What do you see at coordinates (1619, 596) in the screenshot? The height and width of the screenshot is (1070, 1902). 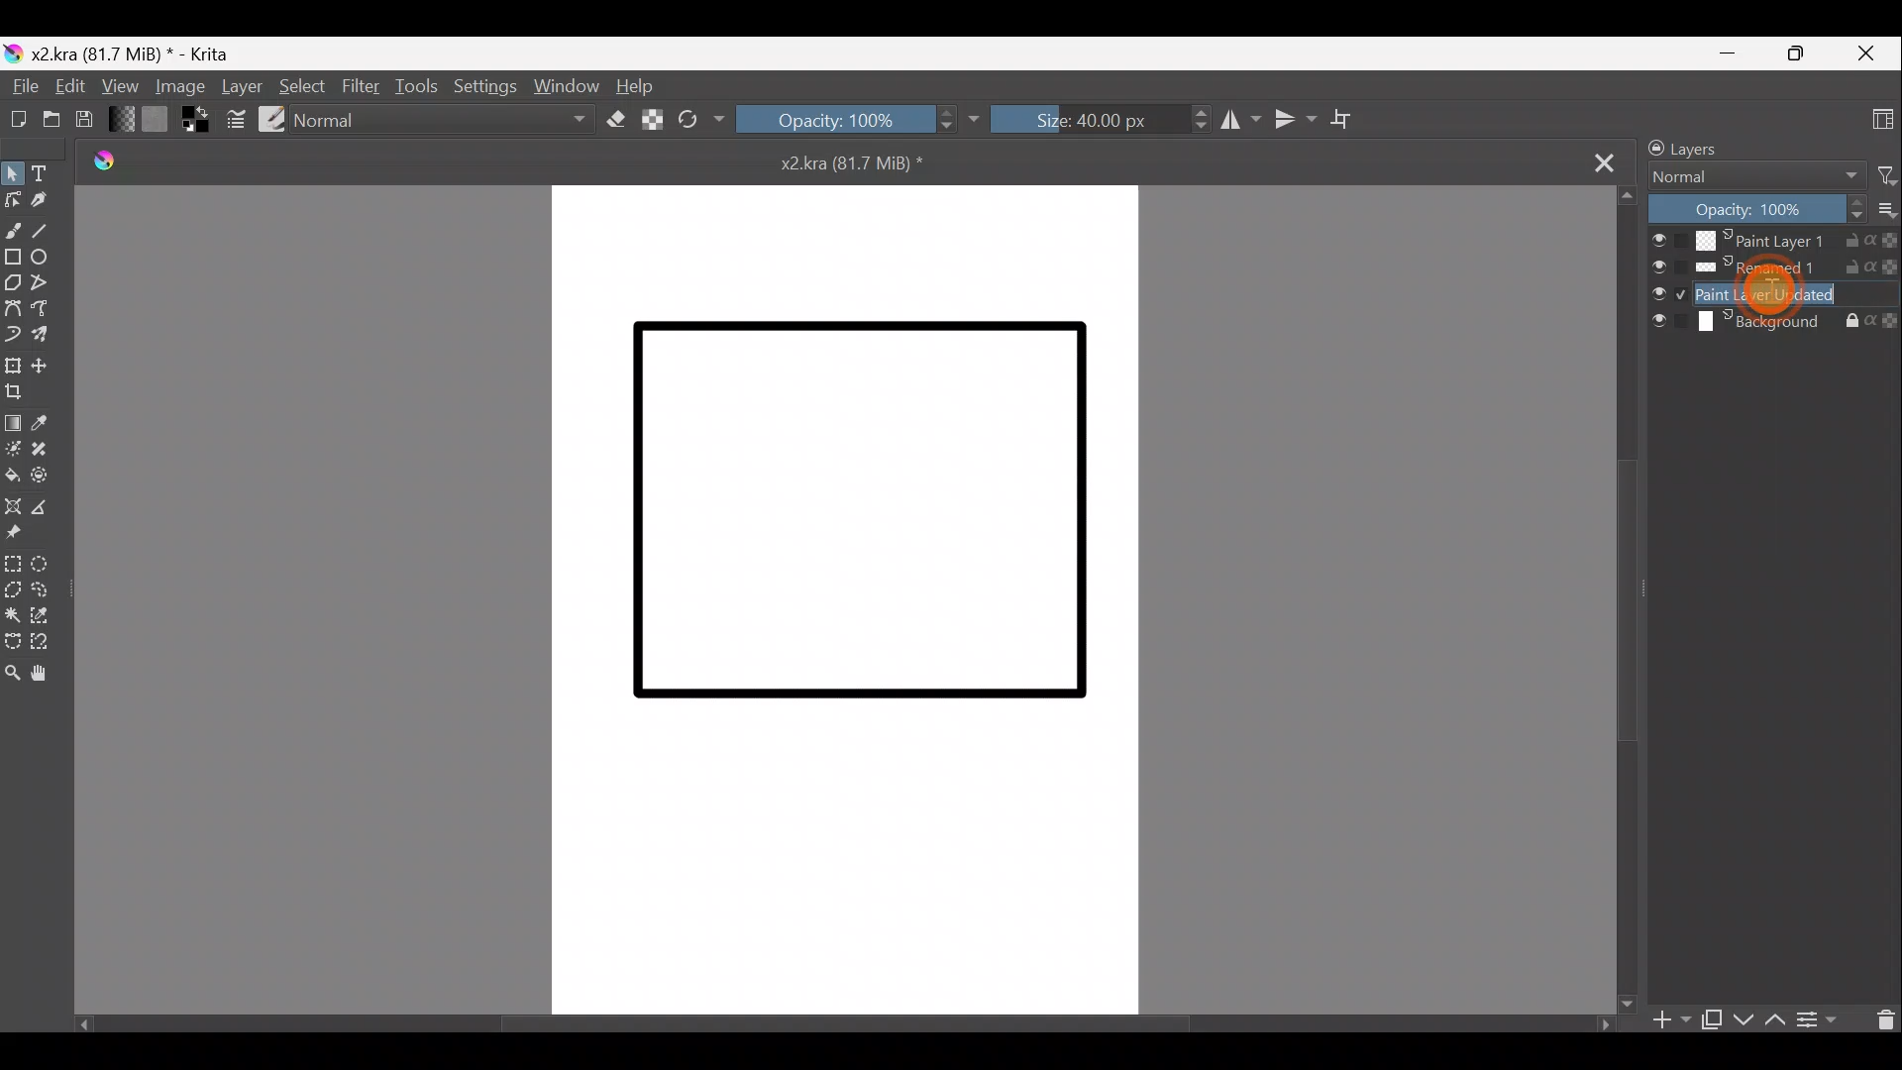 I see `Scroll bar` at bounding box center [1619, 596].